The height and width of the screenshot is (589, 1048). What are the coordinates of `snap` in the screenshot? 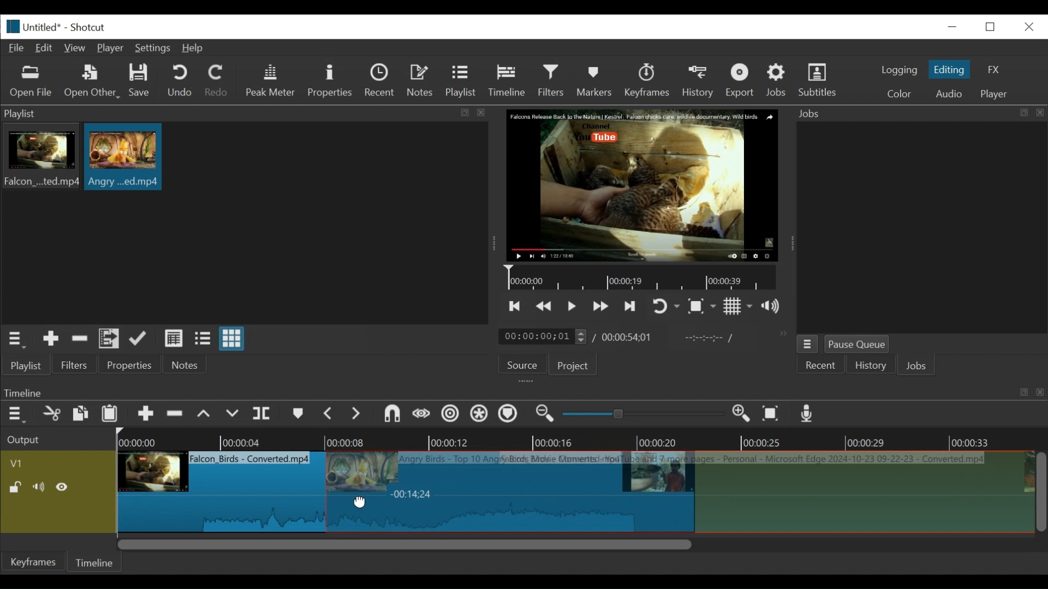 It's located at (394, 415).